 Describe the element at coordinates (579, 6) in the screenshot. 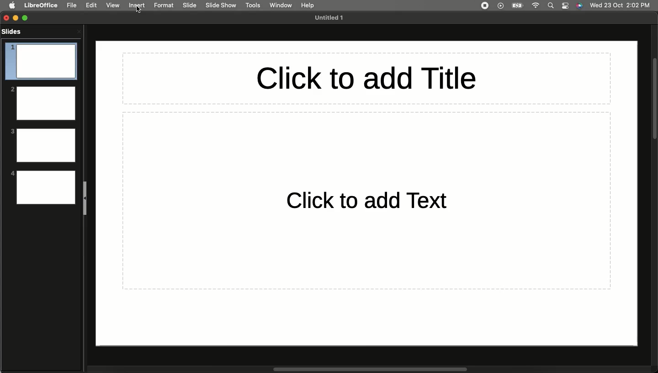

I see `Voice control` at that location.